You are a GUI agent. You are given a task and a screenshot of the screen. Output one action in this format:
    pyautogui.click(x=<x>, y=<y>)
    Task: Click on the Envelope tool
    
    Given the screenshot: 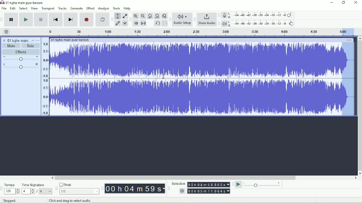 What is the action you would take?
    pyautogui.click(x=125, y=16)
    